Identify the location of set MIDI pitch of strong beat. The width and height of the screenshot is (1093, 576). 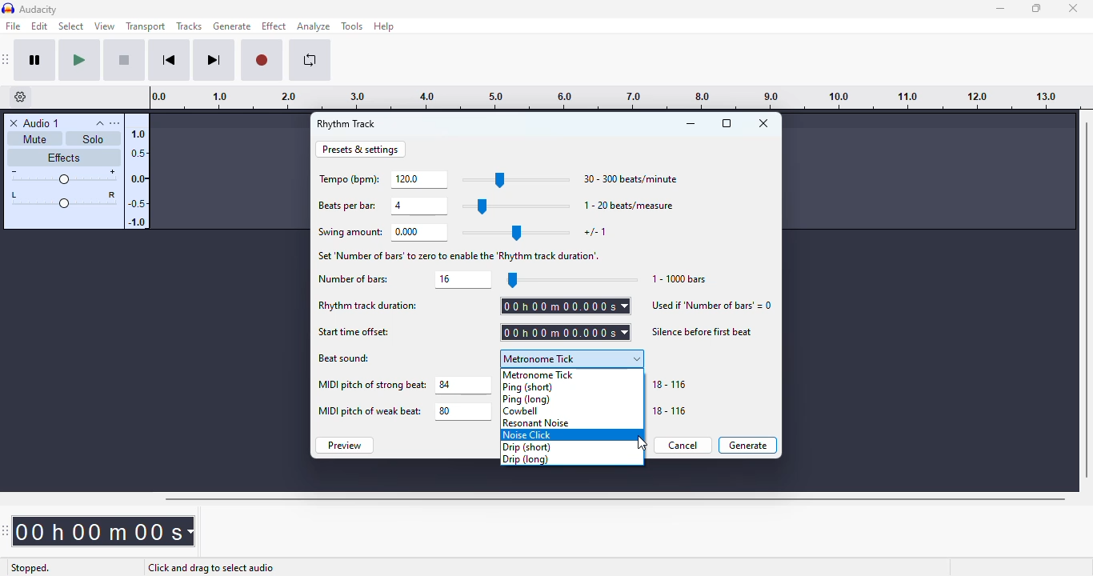
(465, 386).